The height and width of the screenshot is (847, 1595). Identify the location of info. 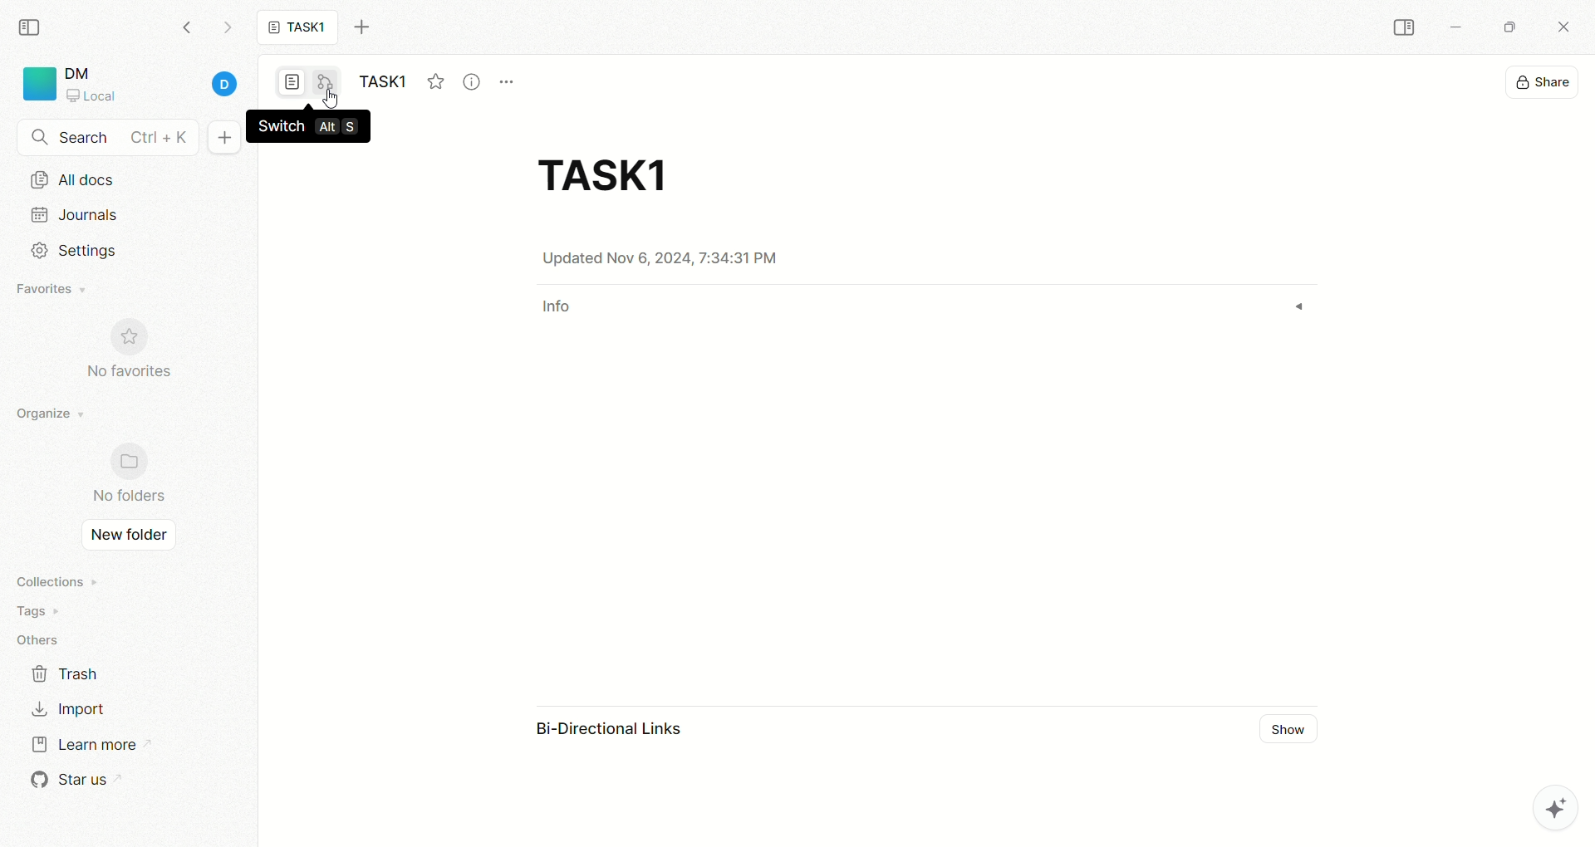
(561, 312).